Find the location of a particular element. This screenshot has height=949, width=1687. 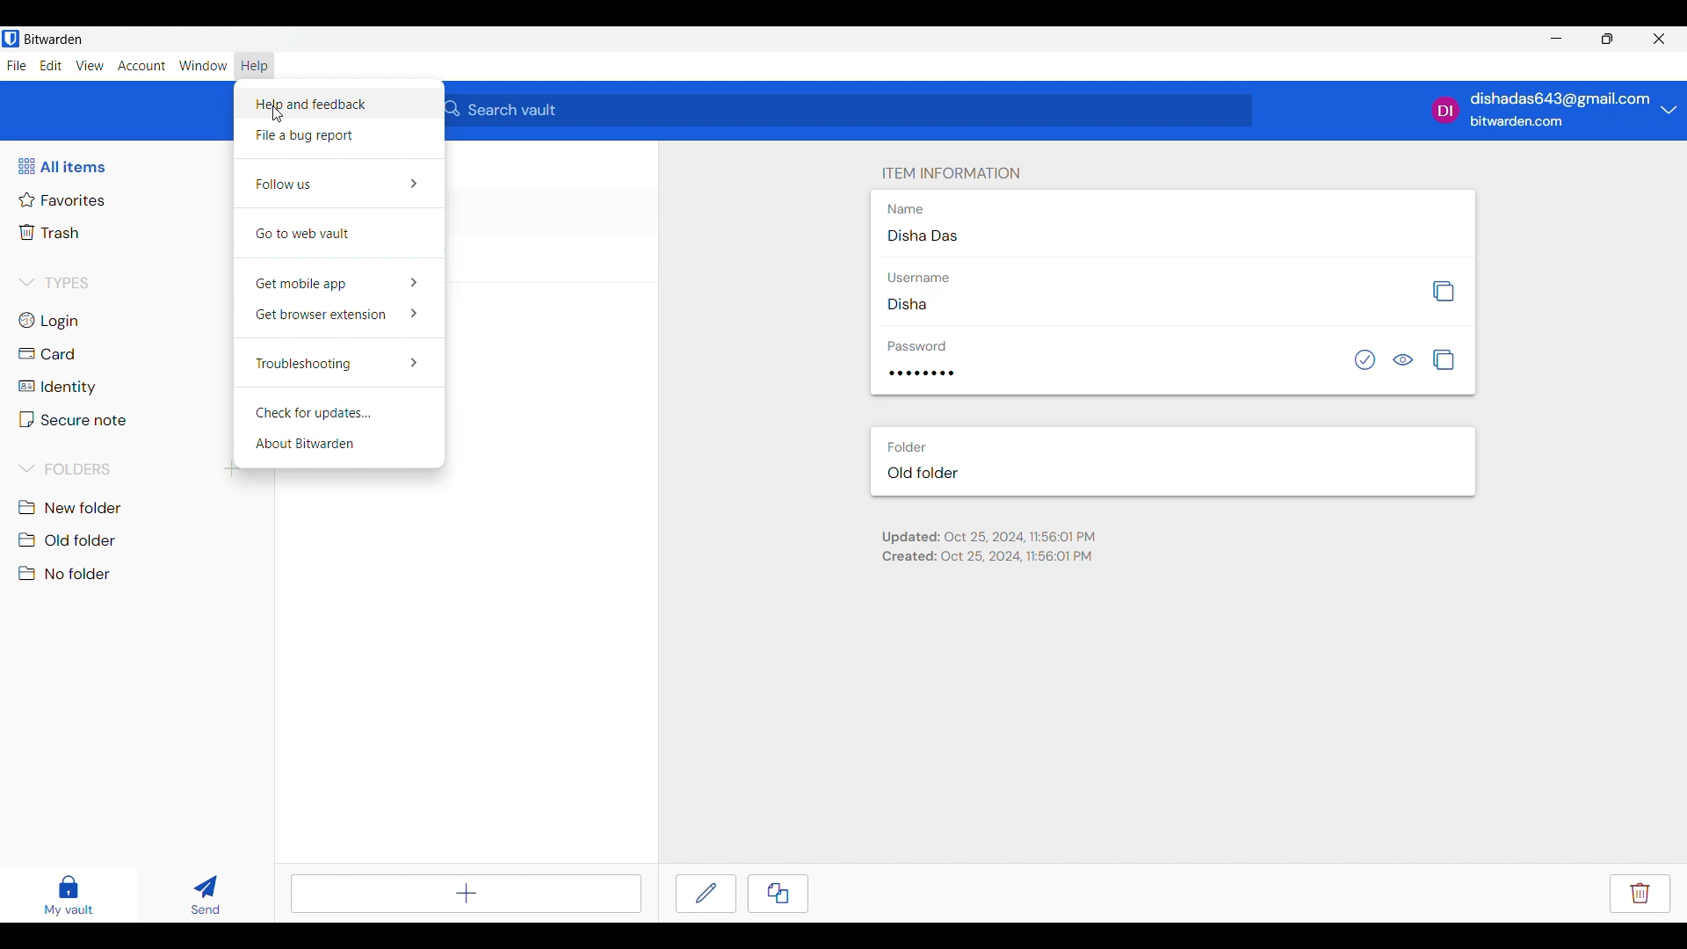

Item information is located at coordinates (952, 173).